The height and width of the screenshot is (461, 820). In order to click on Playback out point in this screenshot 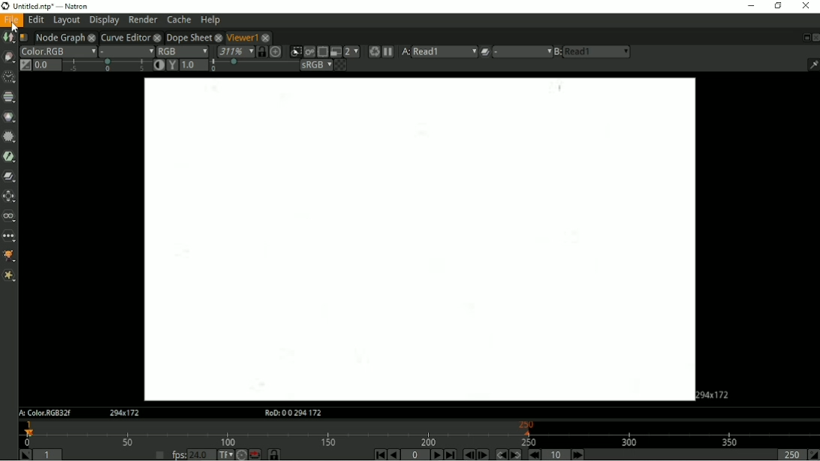, I will do `click(791, 454)`.